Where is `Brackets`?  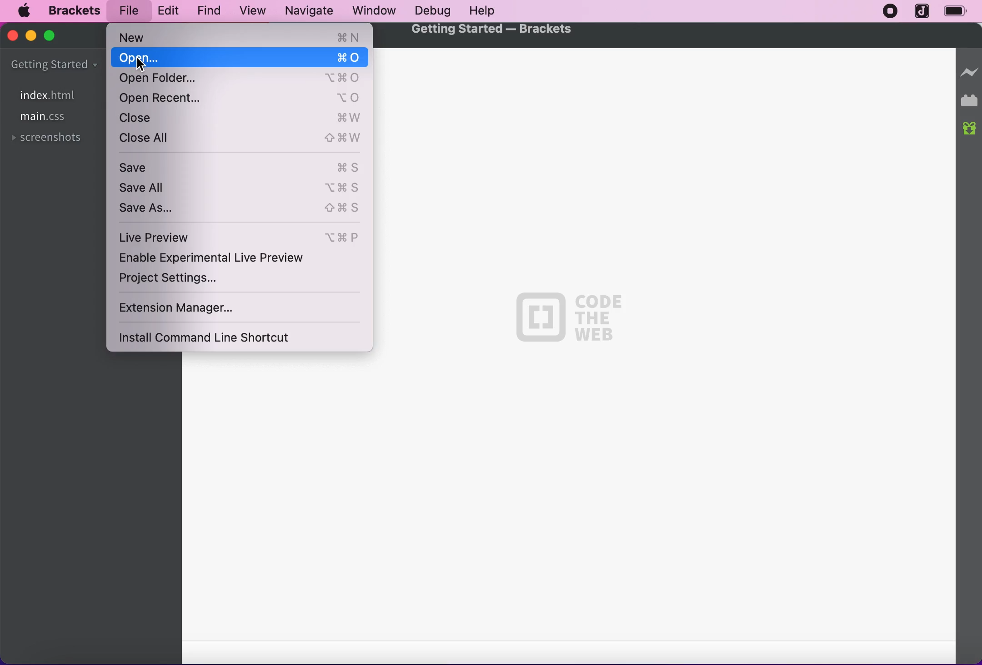 Brackets is located at coordinates (75, 11).